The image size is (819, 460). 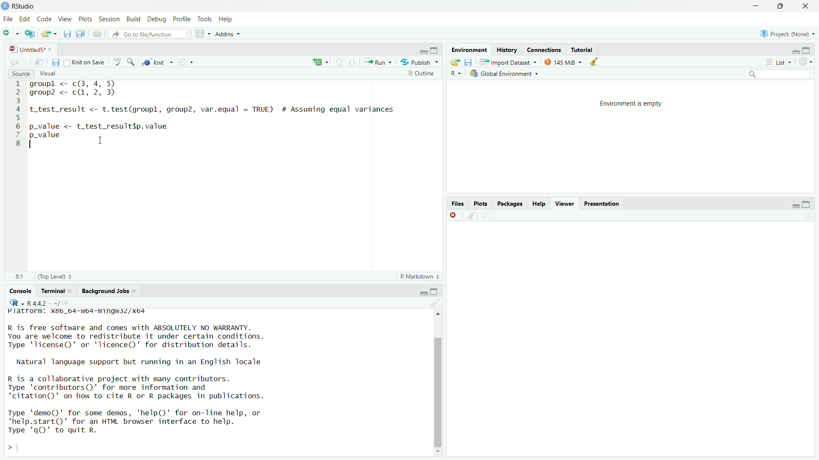 I want to click on NEW PROJECT, so click(x=30, y=33).